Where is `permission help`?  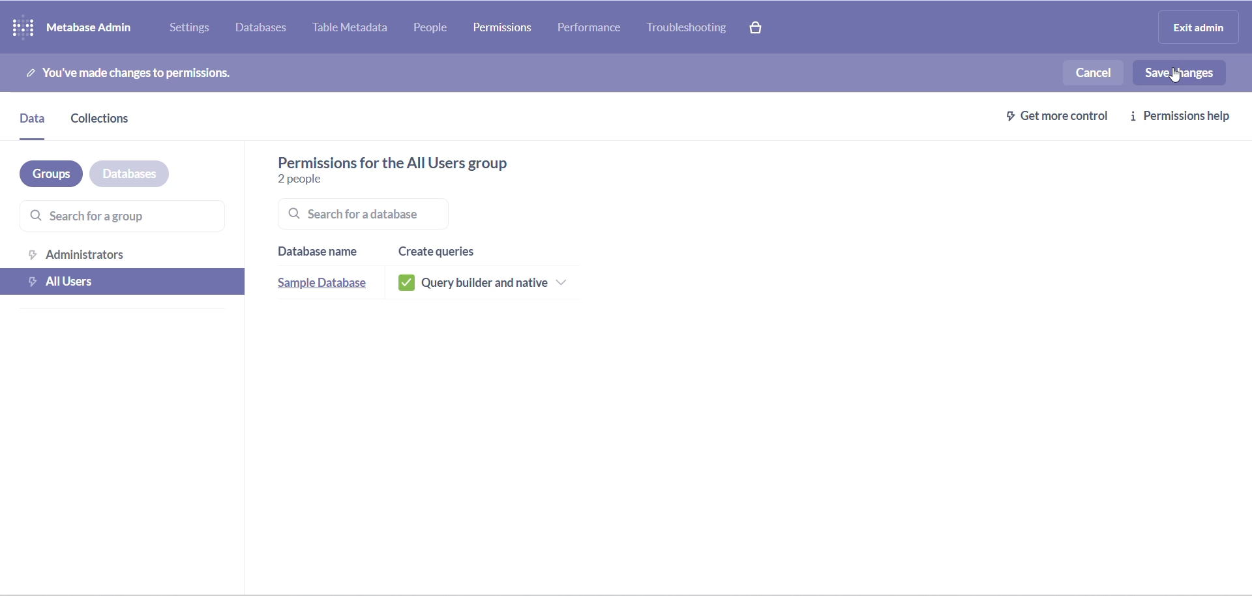 permission help is located at coordinates (1184, 116).